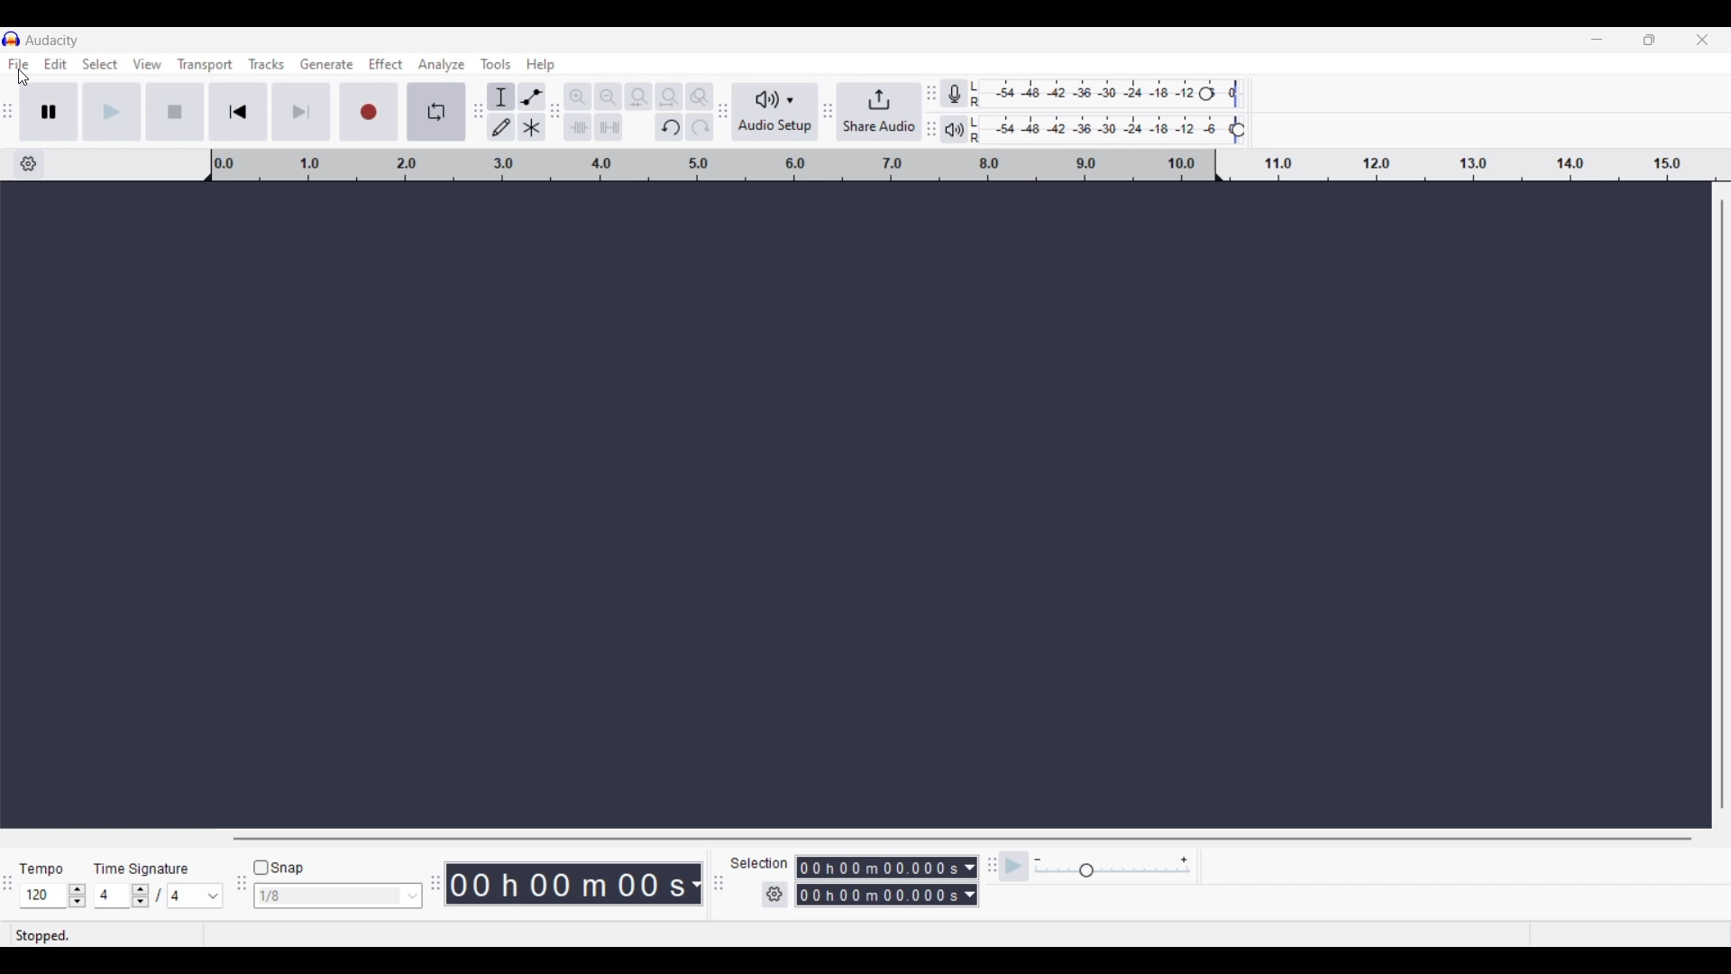 Image resolution: width=1731 pixels, height=974 pixels. I want to click on Tempo, so click(46, 864).